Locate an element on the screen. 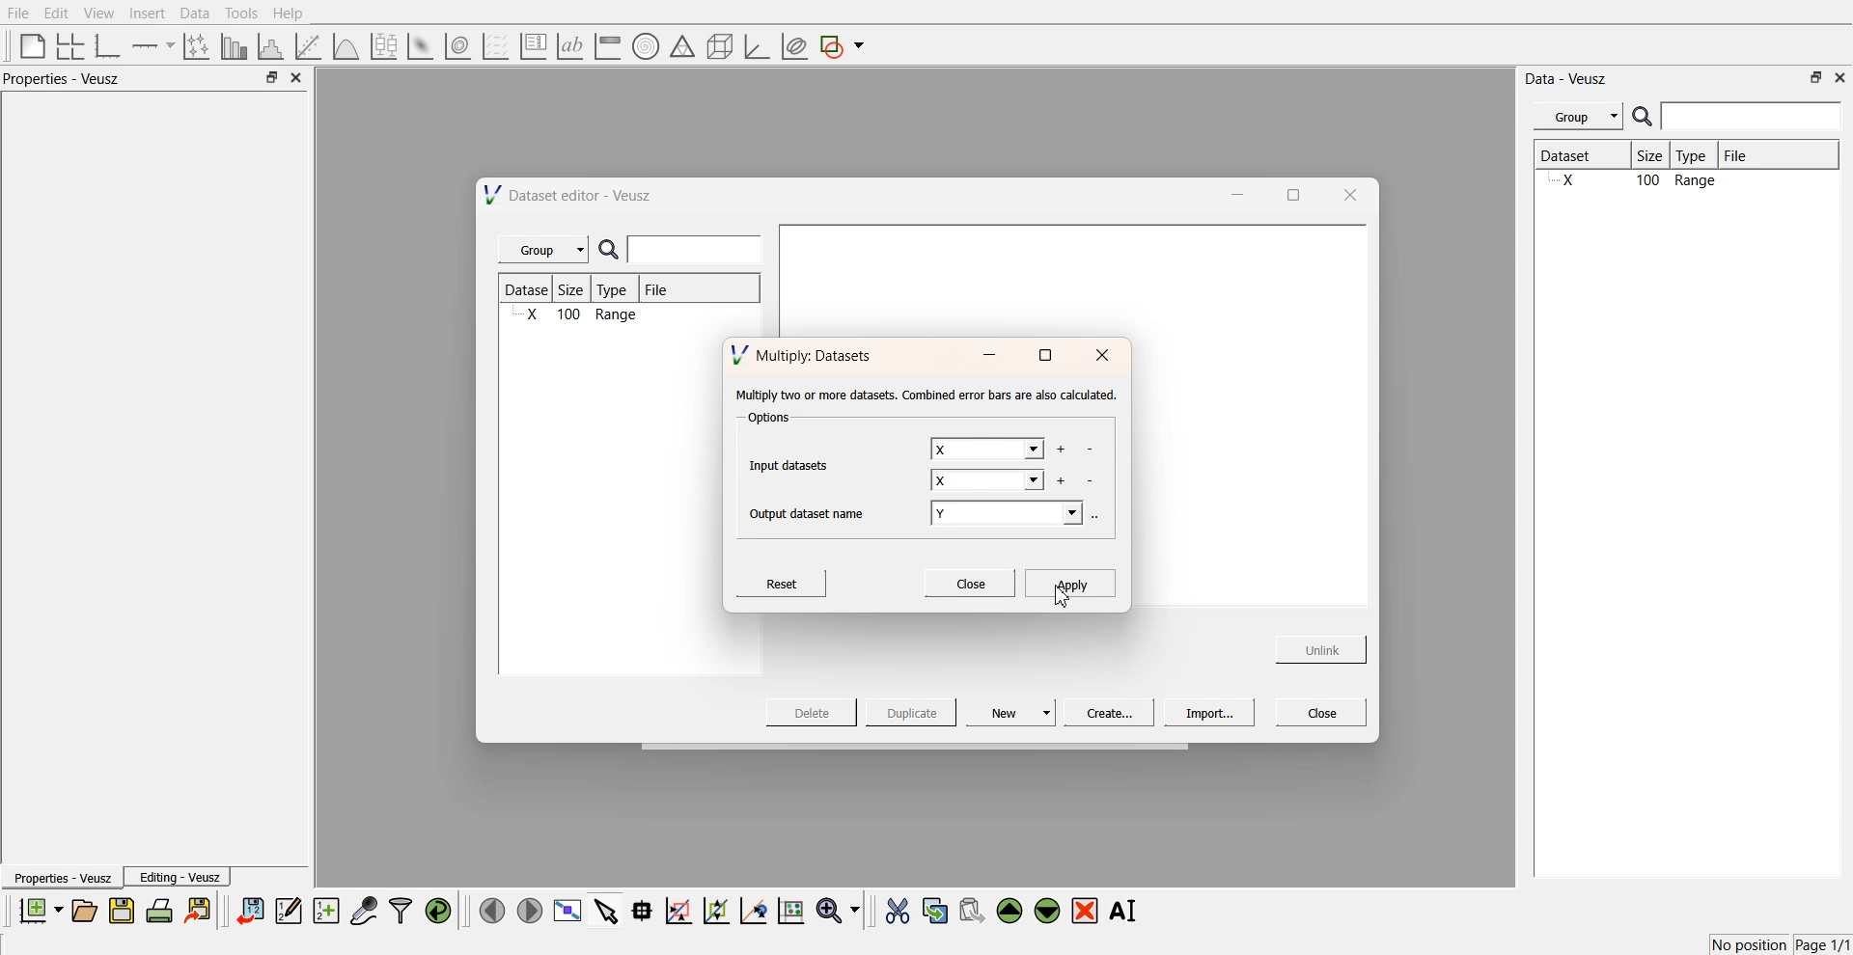 This screenshot has width=1853, height=955. select items is located at coordinates (606, 910).